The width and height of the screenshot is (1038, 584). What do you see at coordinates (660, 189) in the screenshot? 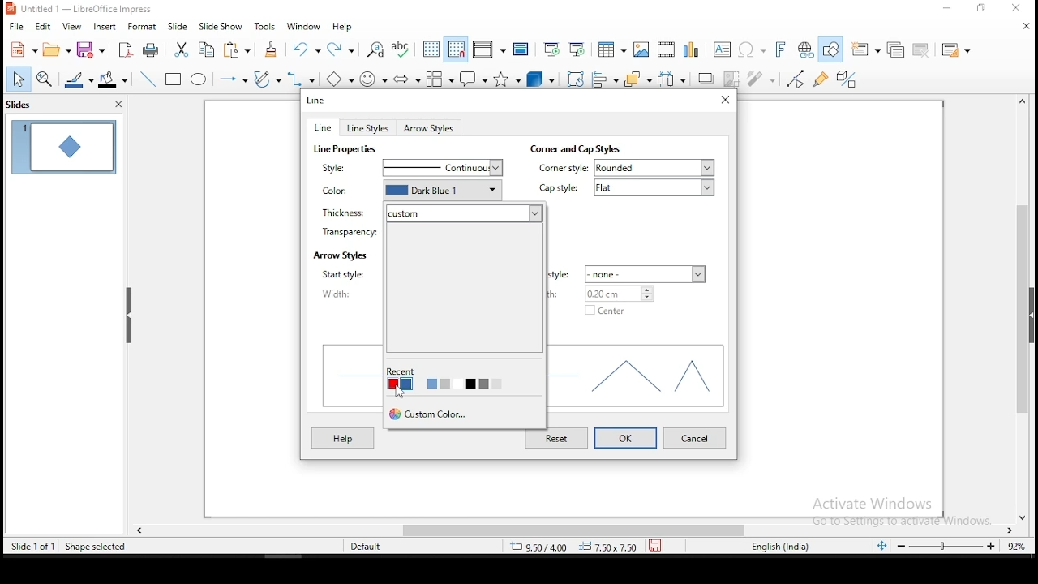
I see `flat` at bounding box center [660, 189].